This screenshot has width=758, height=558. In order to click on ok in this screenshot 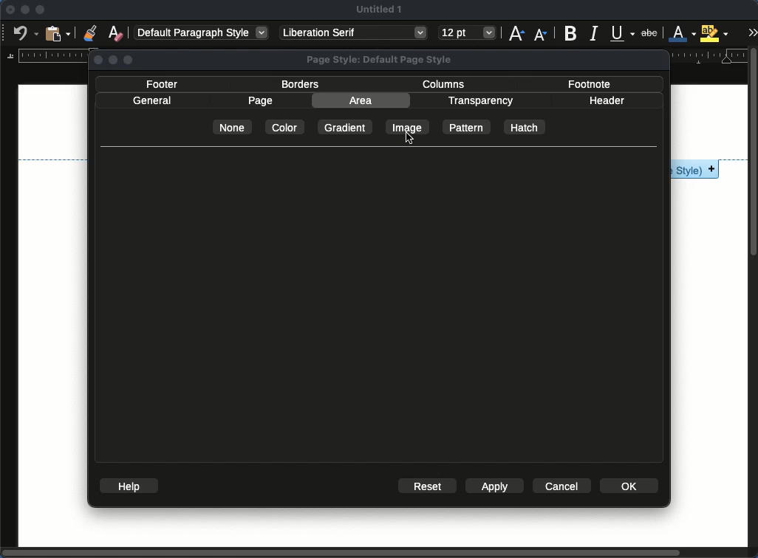, I will do `click(631, 486)`.